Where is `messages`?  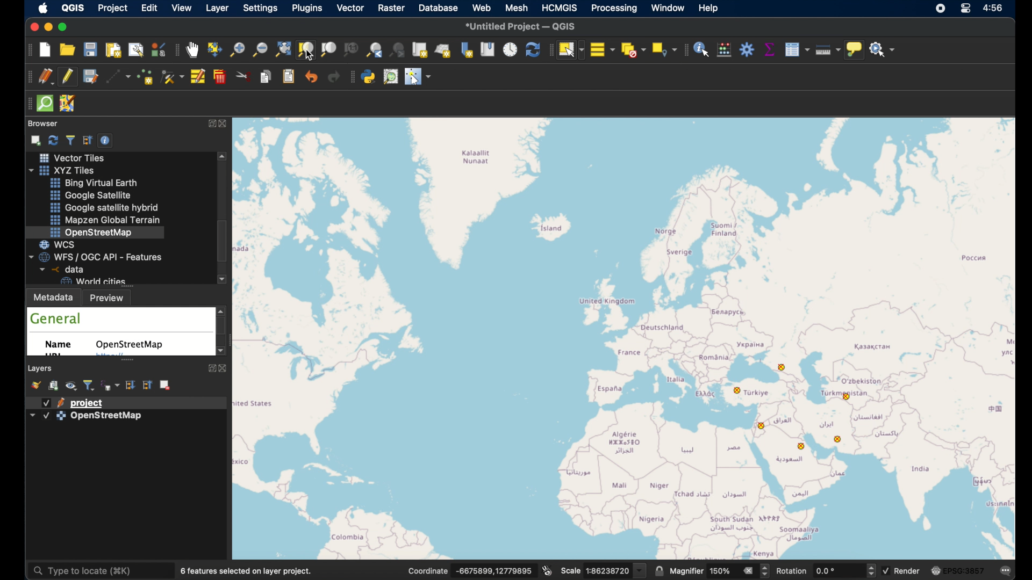 messages is located at coordinates (1006, 569).